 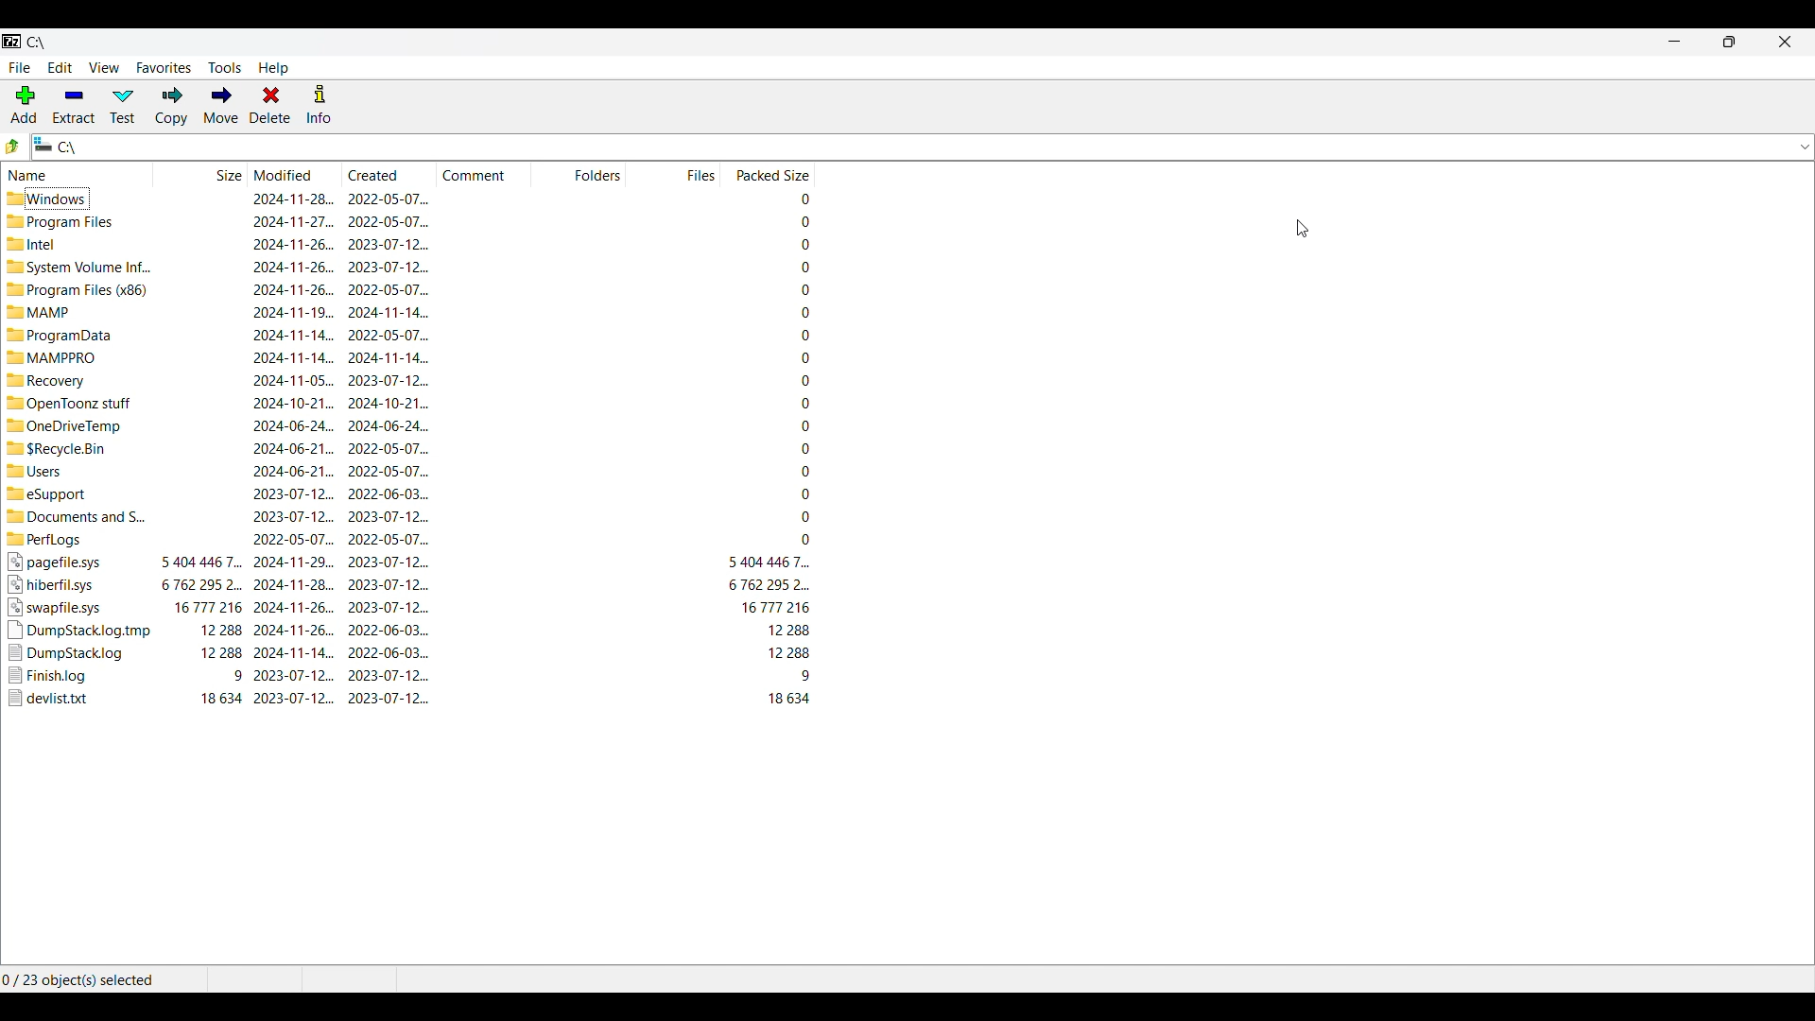 I want to click on size, so click(x=202, y=448).